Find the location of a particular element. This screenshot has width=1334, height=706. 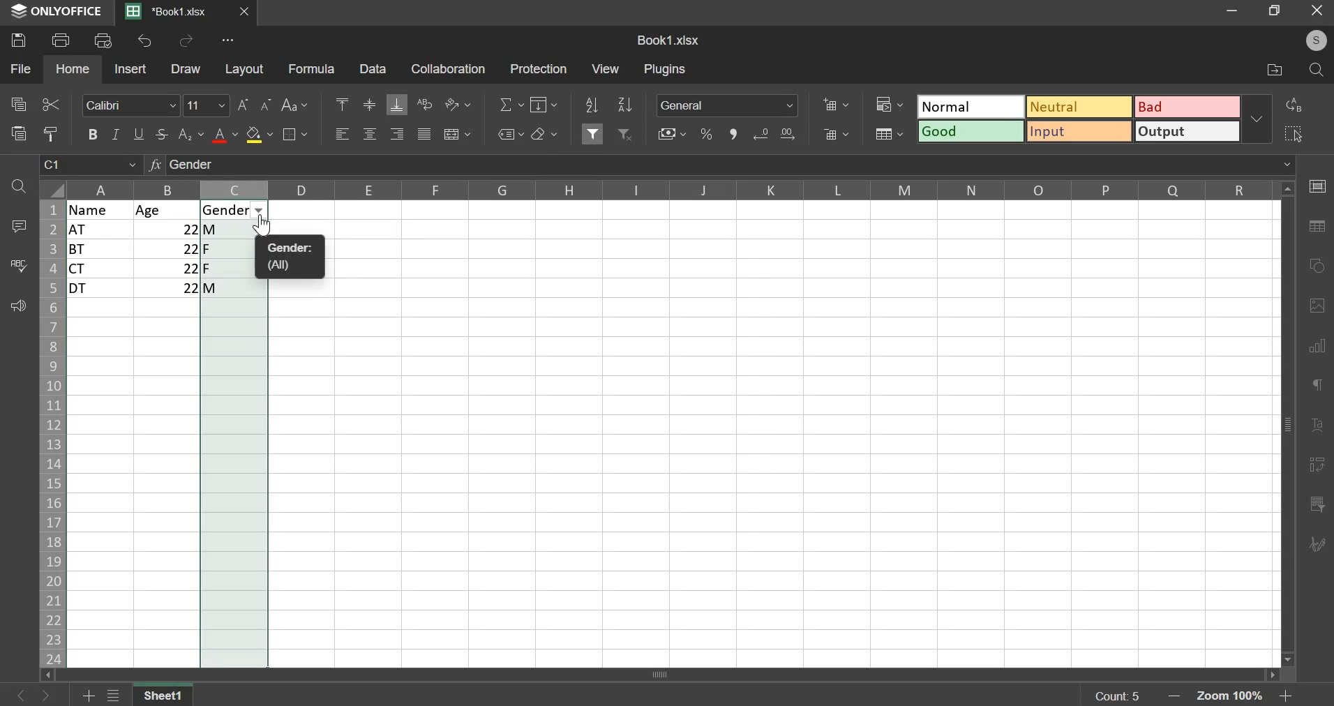

format is located at coordinates (1078, 117).